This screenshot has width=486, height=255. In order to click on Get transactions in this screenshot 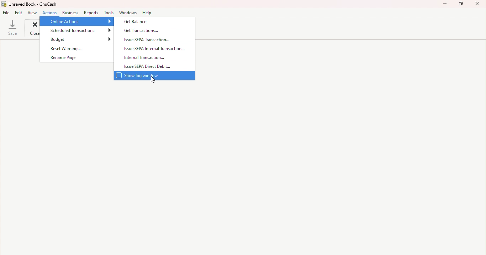, I will do `click(157, 31)`.